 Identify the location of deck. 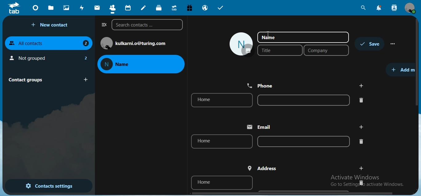
(160, 8).